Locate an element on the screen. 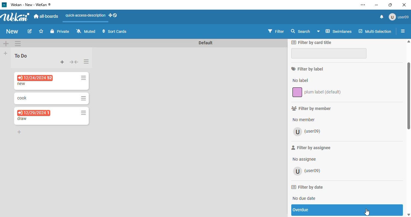  filter by assignee is located at coordinates (311, 148).